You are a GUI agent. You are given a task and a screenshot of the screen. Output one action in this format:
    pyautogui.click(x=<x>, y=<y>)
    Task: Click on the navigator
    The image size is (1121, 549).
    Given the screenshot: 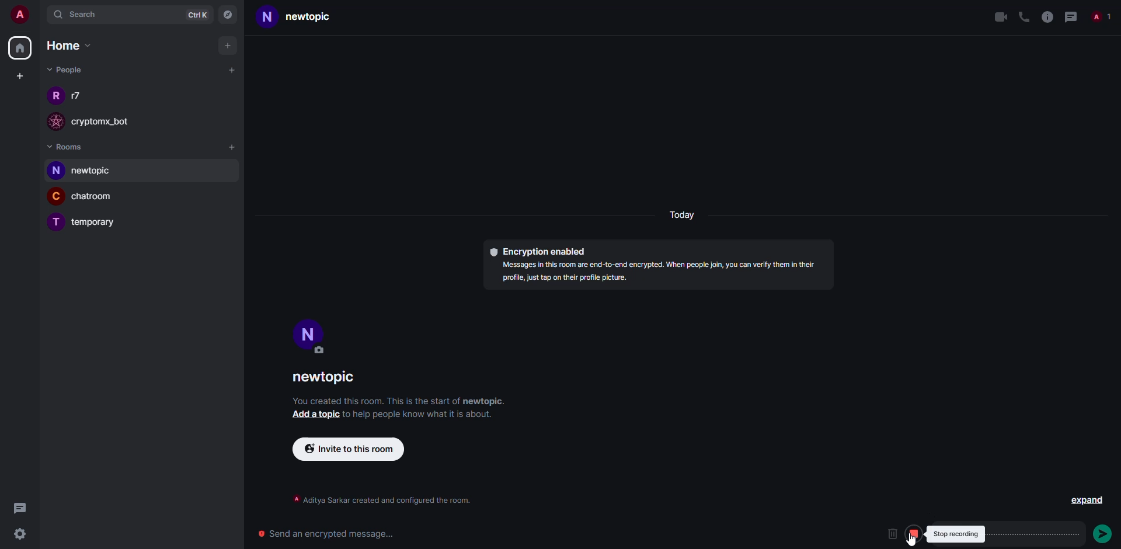 What is the action you would take?
    pyautogui.click(x=230, y=14)
    